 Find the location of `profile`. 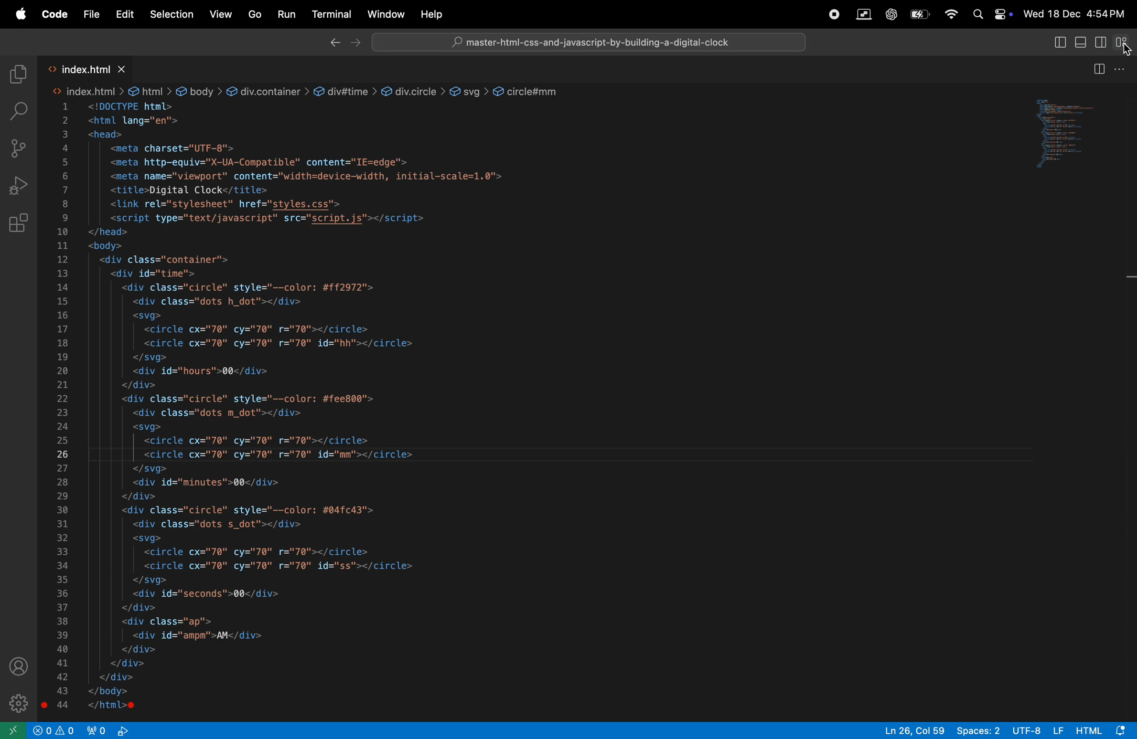

profile is located at coordinates (21, 667).